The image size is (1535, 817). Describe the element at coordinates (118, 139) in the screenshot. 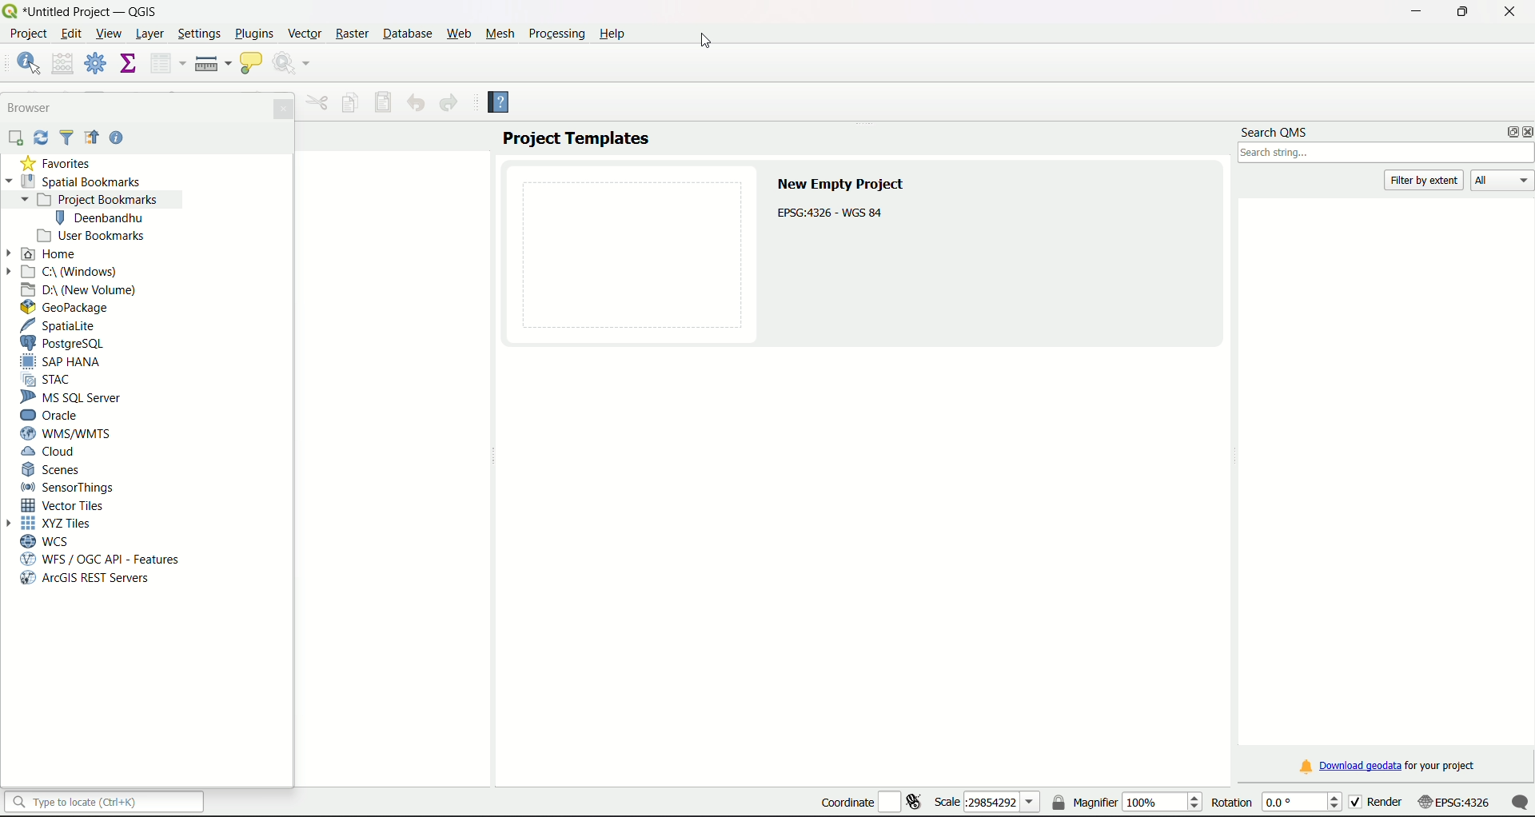

I see `Help` at that location.